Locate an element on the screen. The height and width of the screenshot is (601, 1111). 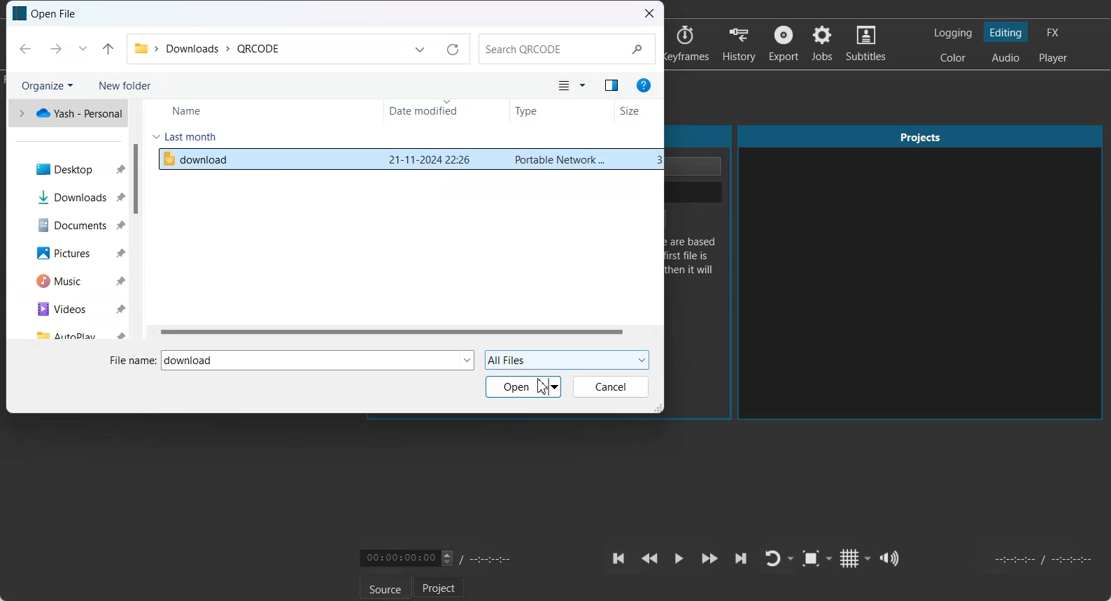
Size is located at coordinates (635, 110).